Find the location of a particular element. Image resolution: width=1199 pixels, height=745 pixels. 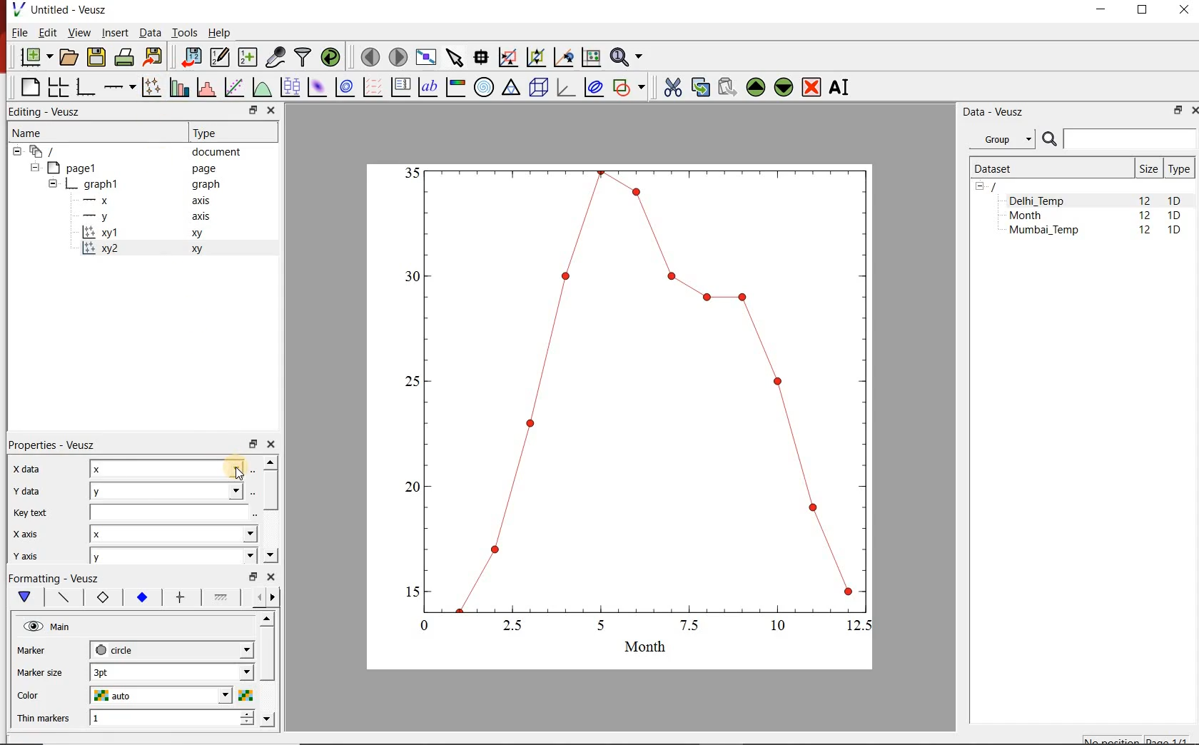

Size is located at coordinates (1148, 168).